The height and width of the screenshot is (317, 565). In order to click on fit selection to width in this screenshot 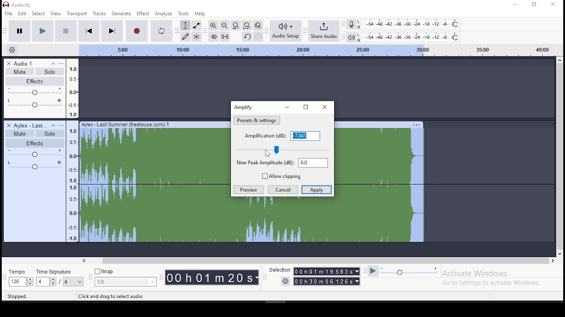, I will do `click(235, 25)`.